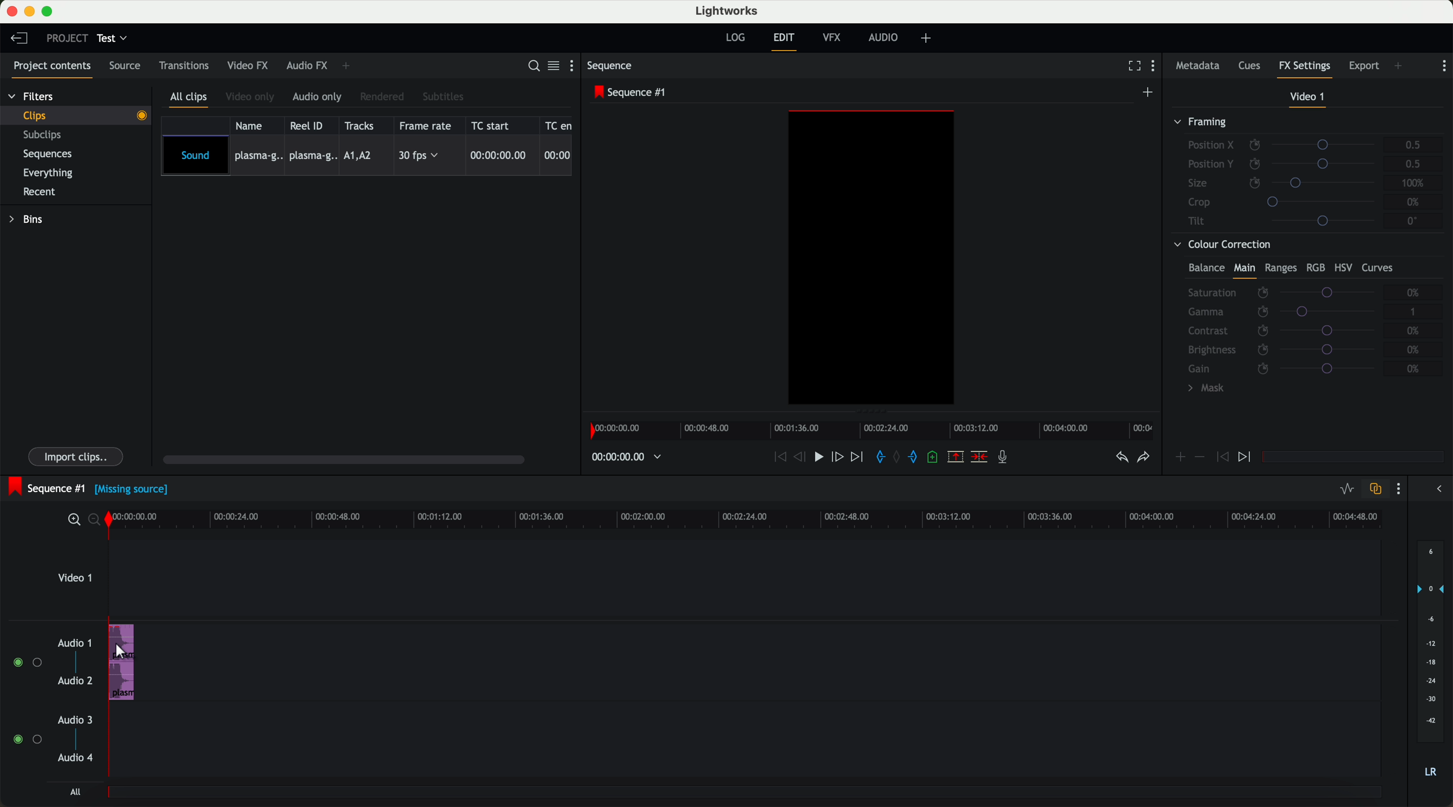 This screenshot has height=807, width=1453. What do you see at coordinates (444, 96) in the screenshot?
I see `subtitles` at bounding box center [444, 96].